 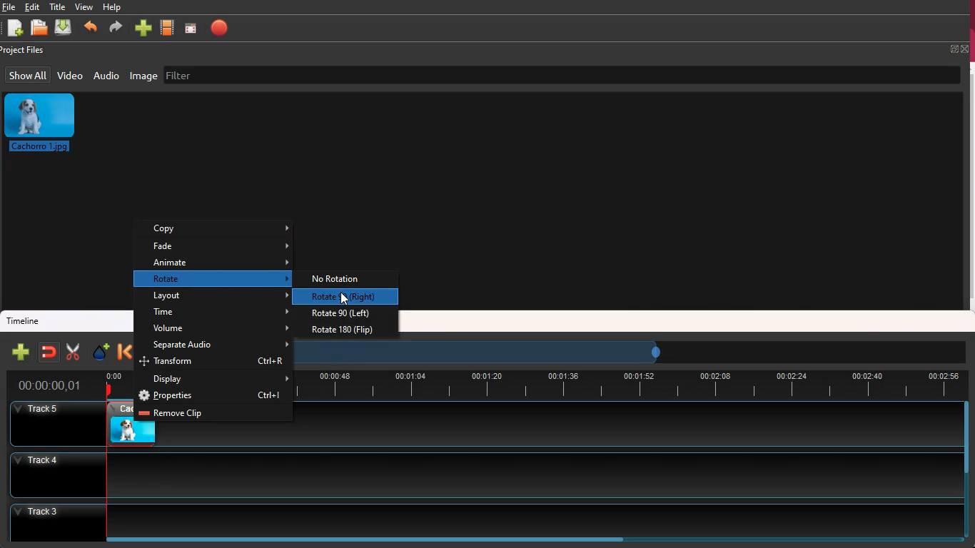 What do you see at coordinates (27, 322) in the screenshot?
I see `timeline` at bounding box center [27, 322].